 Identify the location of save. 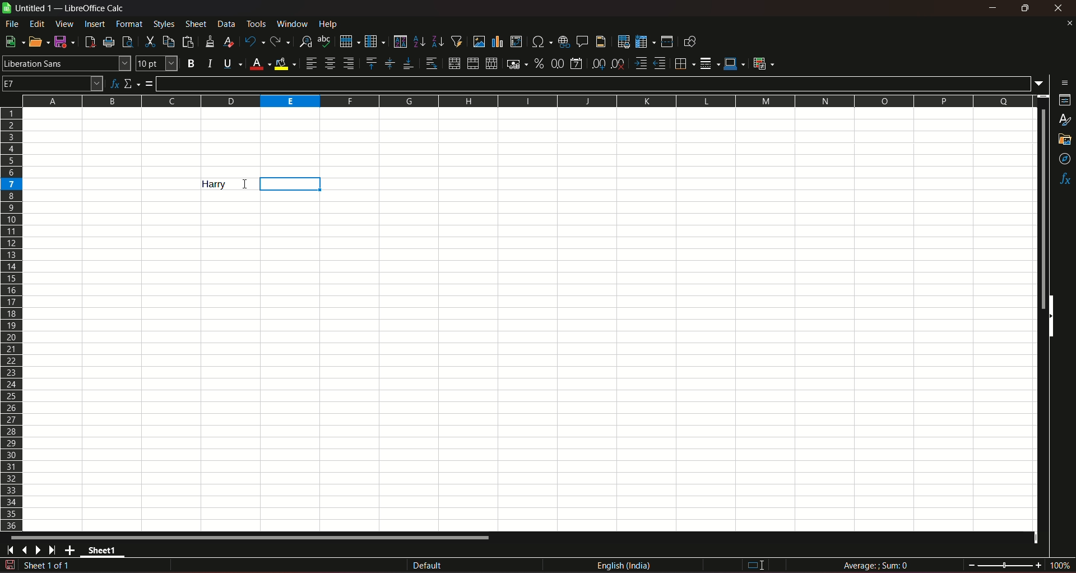
(62, 41).